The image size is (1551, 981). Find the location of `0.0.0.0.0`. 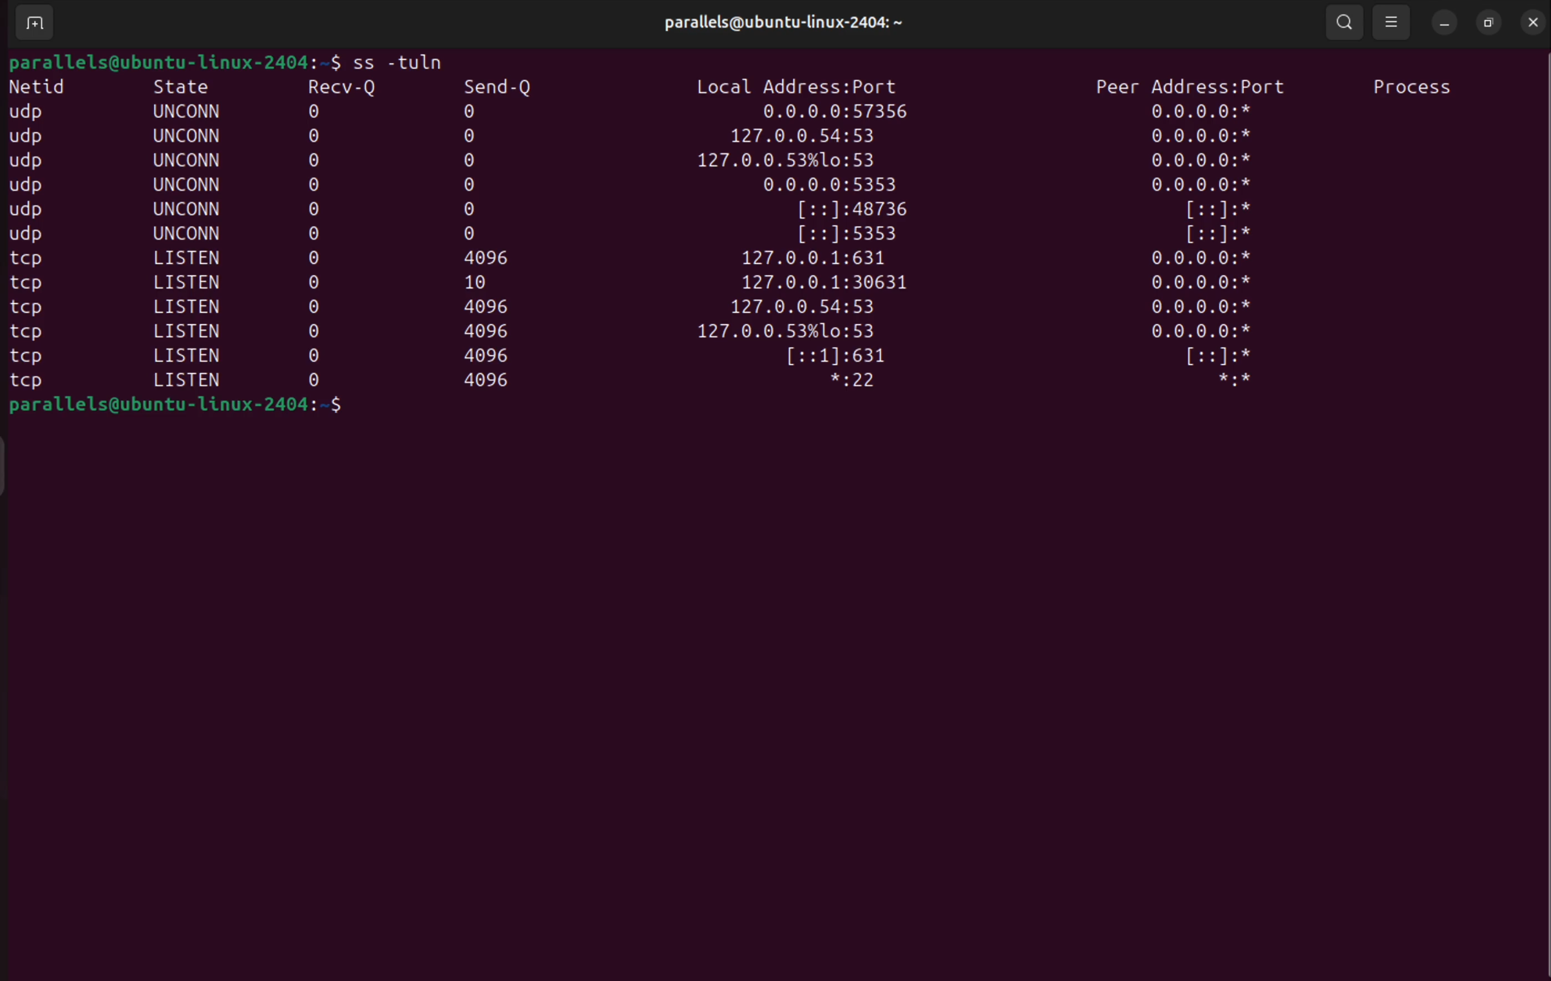

0.0.0.0.0 is located at coordinates (842, 112).